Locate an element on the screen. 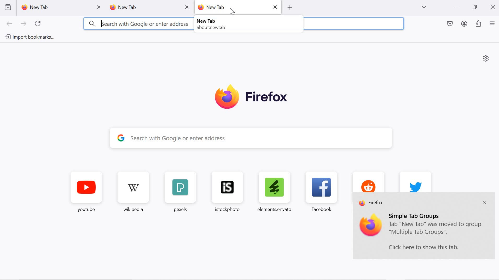 The width and height of the screenshot is (499, 280). 3 kearch with Google or enter address is located at coordinates (138, 23).